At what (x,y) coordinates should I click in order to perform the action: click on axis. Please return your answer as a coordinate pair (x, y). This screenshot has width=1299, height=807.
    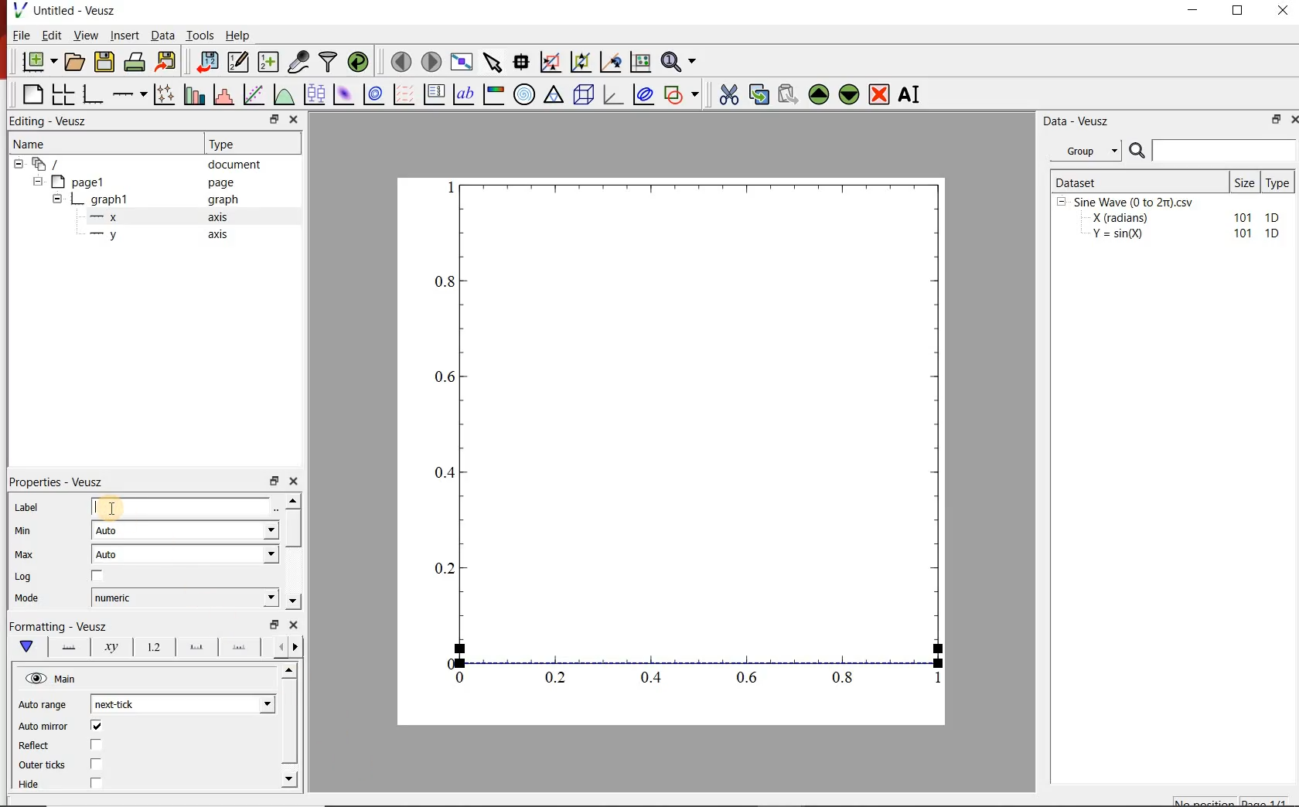
    Looking at the image, I should click on (216, 233).